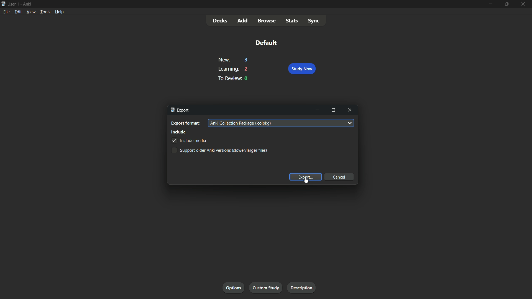  What do you see at coordinates (179, 132) in the screenshot?
I see `include` at bounding box center [179, 132].